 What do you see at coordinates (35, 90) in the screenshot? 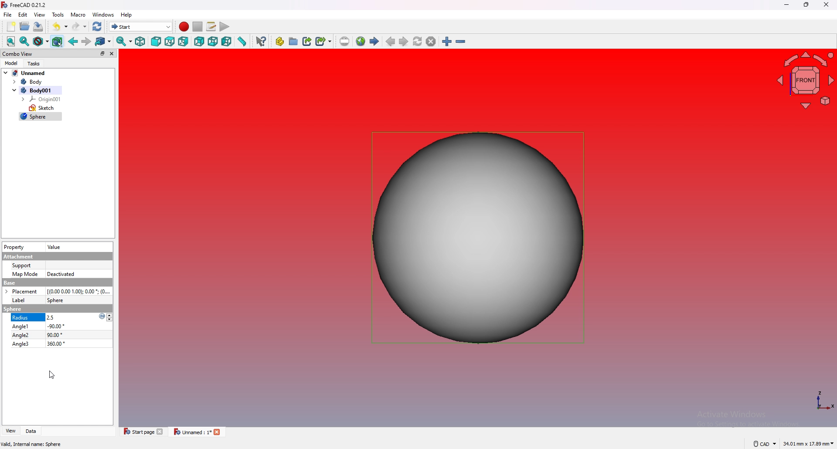
I see `body001` at bounding box center [35, 90].